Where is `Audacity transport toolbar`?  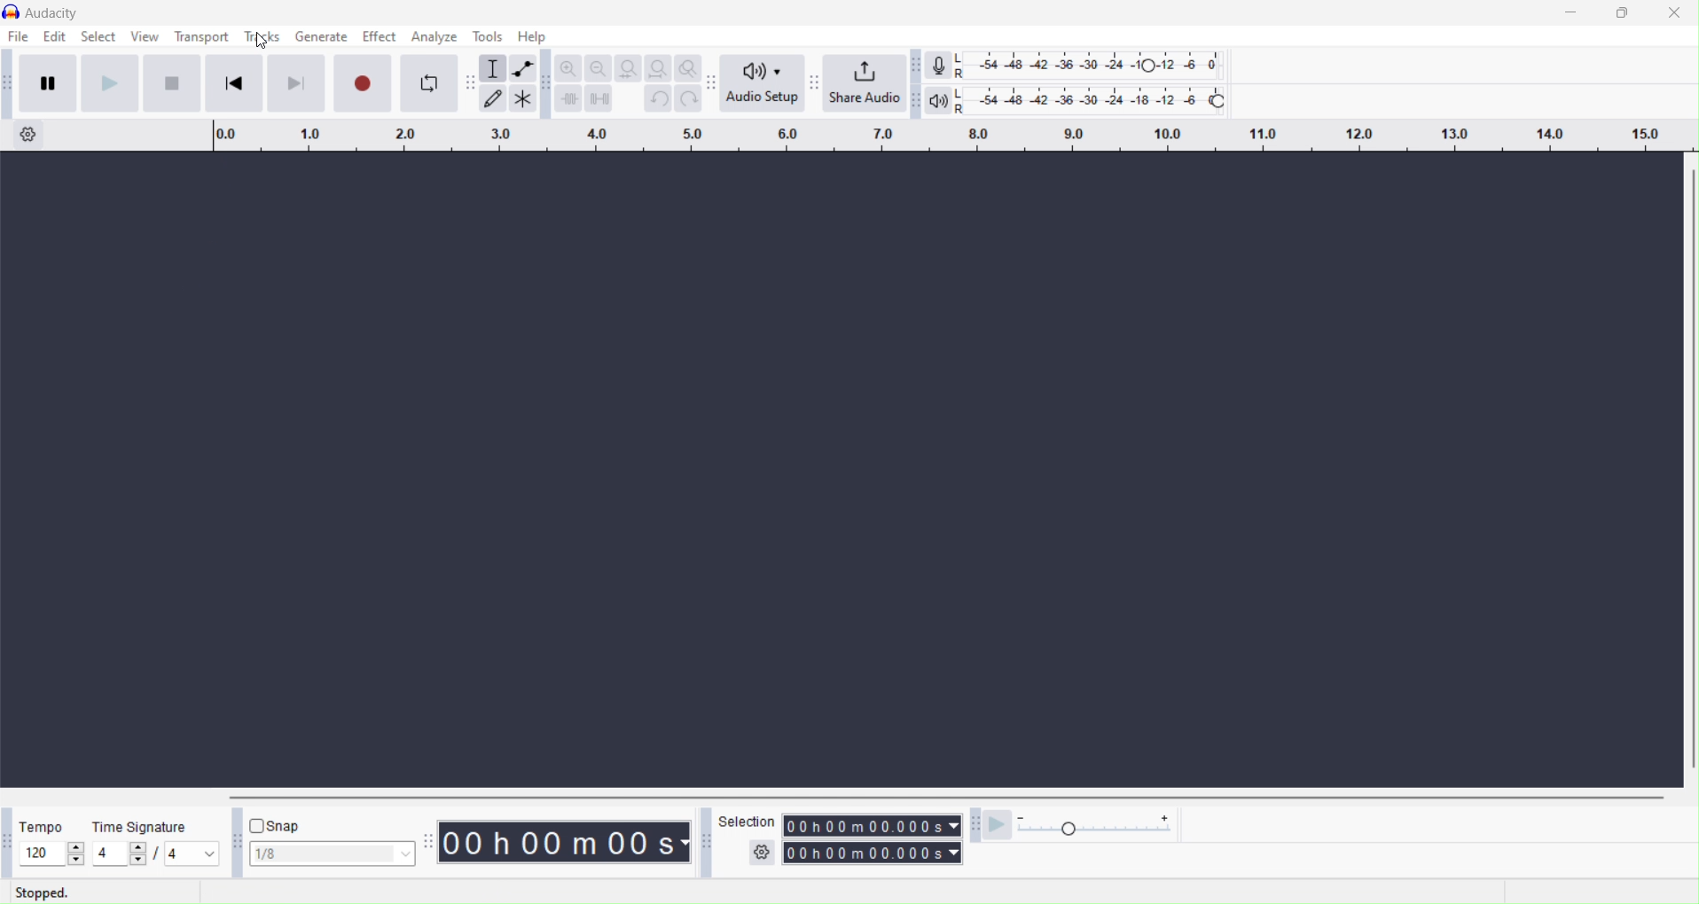
Audacity transport toolbar is located at coordinates (11, 82).